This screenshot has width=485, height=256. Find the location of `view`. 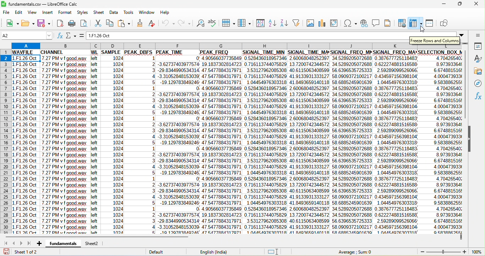

view is located at coordinates (33, 13).